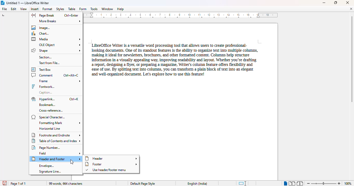  Describe the element at coordinates (336, 2) in the screenshot. I see `maximize` at that location.